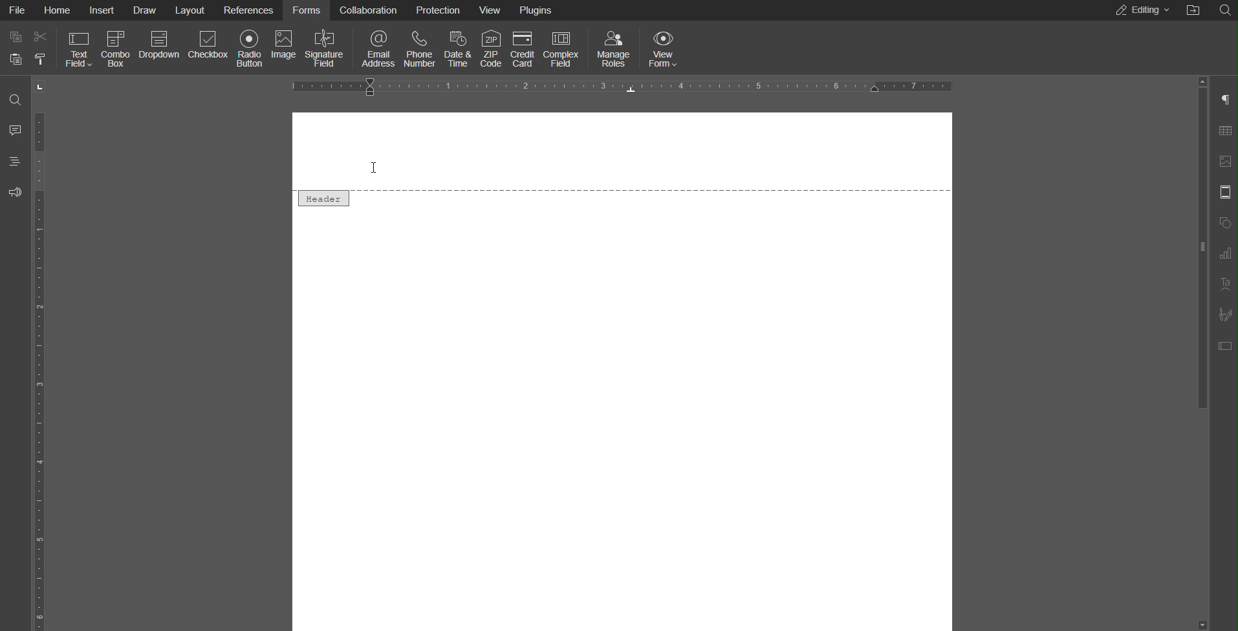 Image resolution: width=1238 pixels, height=631 pixels. Describe the element at coordinates (625, 87) in the screenshot. I see `Horizontal Ruler` at that location.